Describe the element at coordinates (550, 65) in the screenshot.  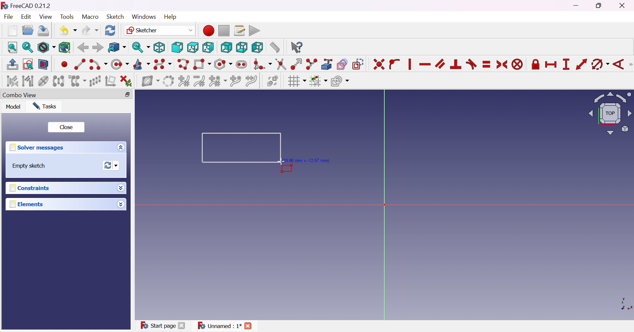
I see `Constrain horizontal distance` at that location.